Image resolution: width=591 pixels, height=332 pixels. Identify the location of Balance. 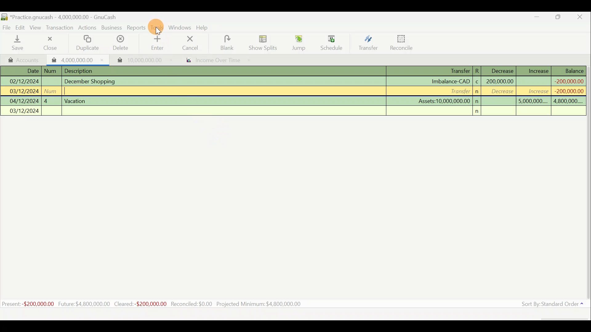
(569, 71).